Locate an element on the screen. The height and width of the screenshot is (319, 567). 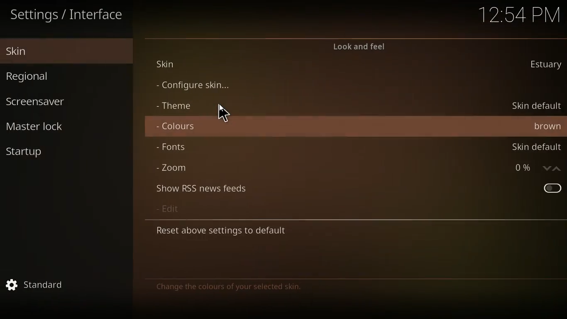
brown is located at coordinates (546, 127).